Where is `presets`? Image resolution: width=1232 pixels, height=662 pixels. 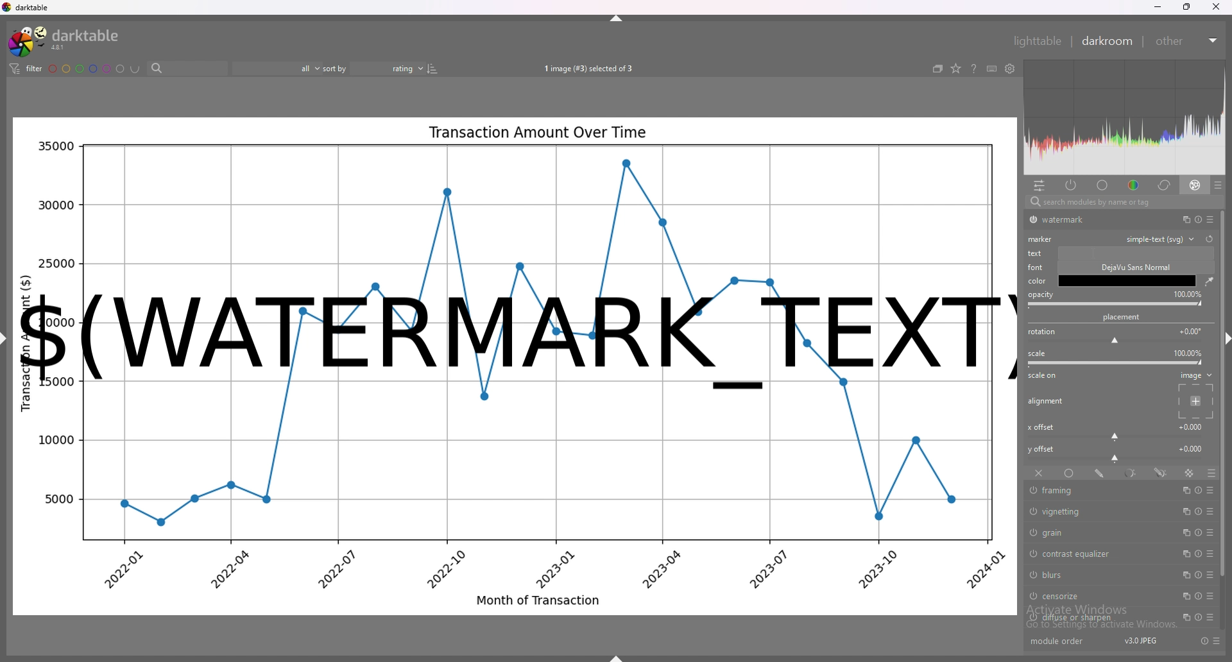
presets is located at coordinates (1211, 533).